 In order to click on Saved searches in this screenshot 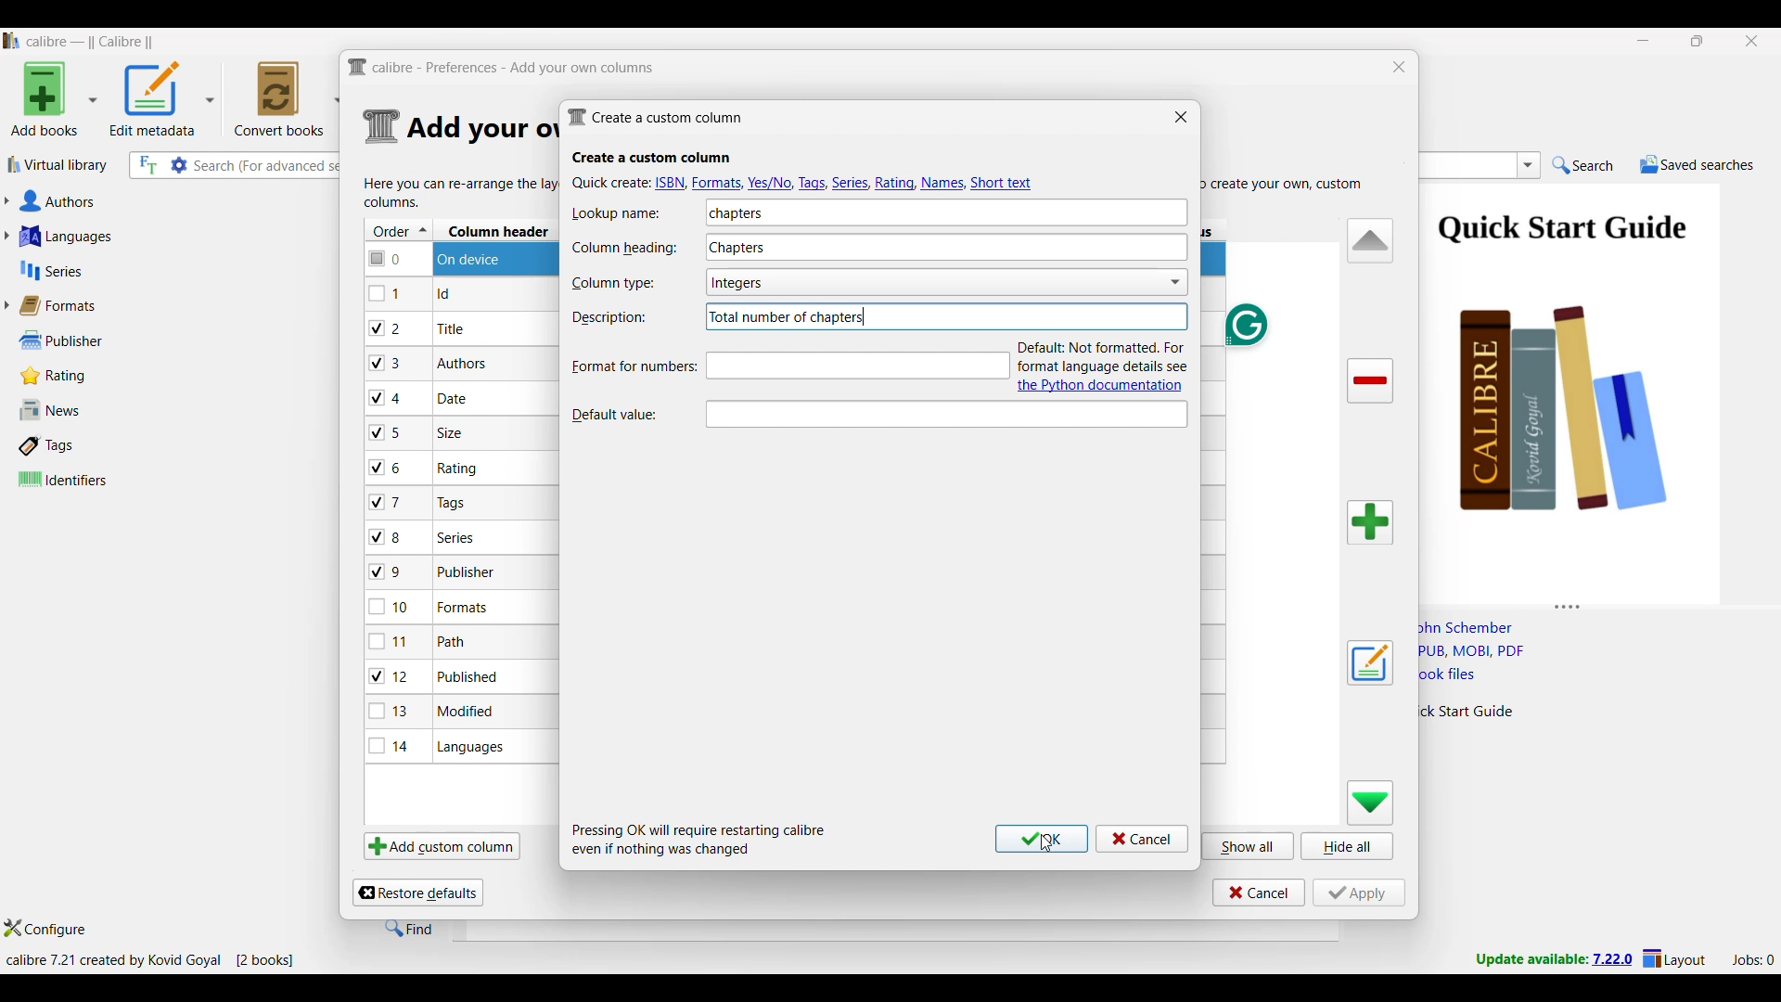, I will do `click(1697, 164)`.